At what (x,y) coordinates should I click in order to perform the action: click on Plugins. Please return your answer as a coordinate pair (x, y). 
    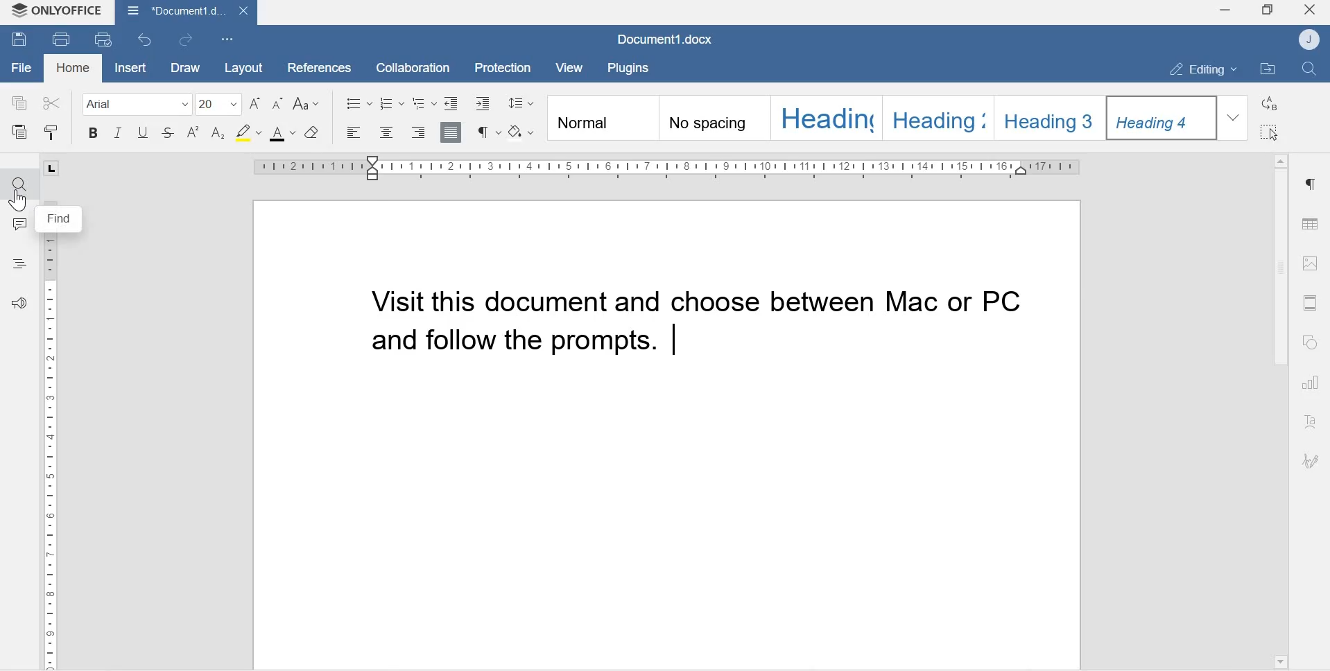
    Looking at the image, I should click on (632, 67).